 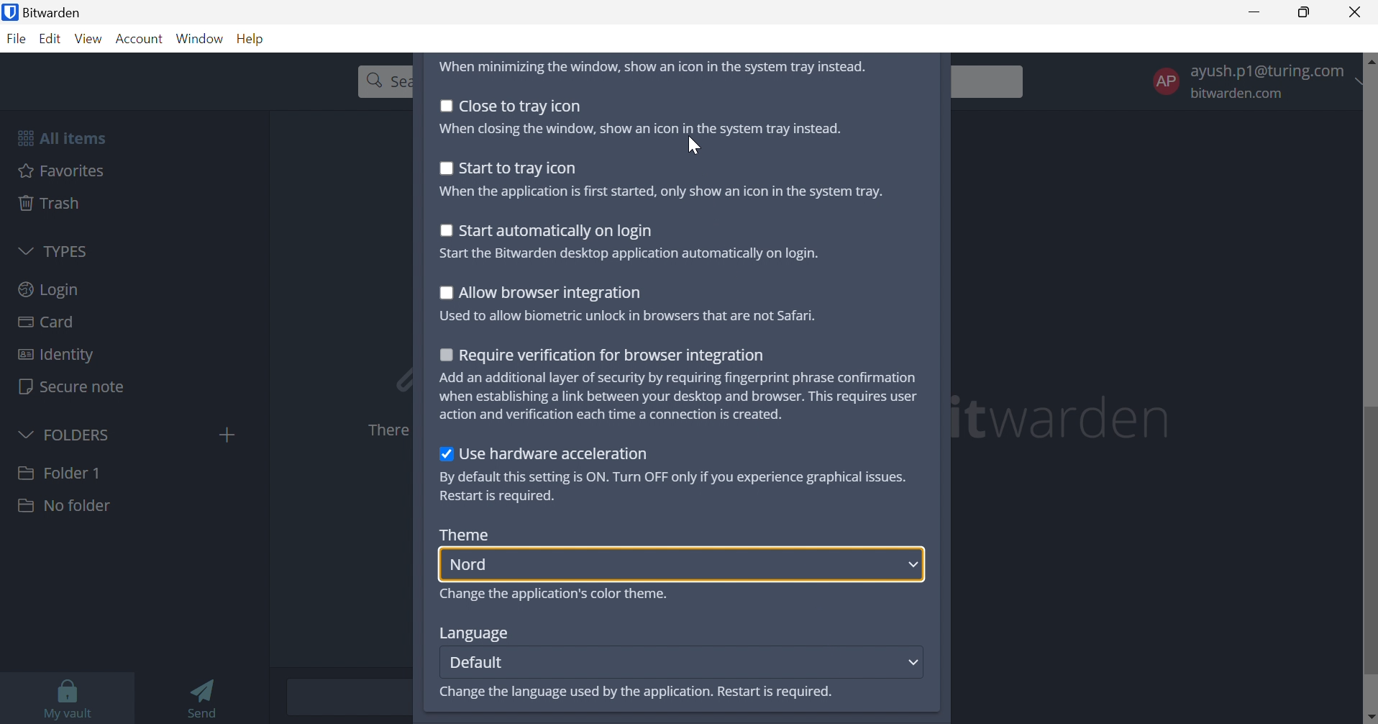 What do you see at coordinates (444, 353) in the screenshot?
I see `Checkbox` at bounding box center [444, 353].